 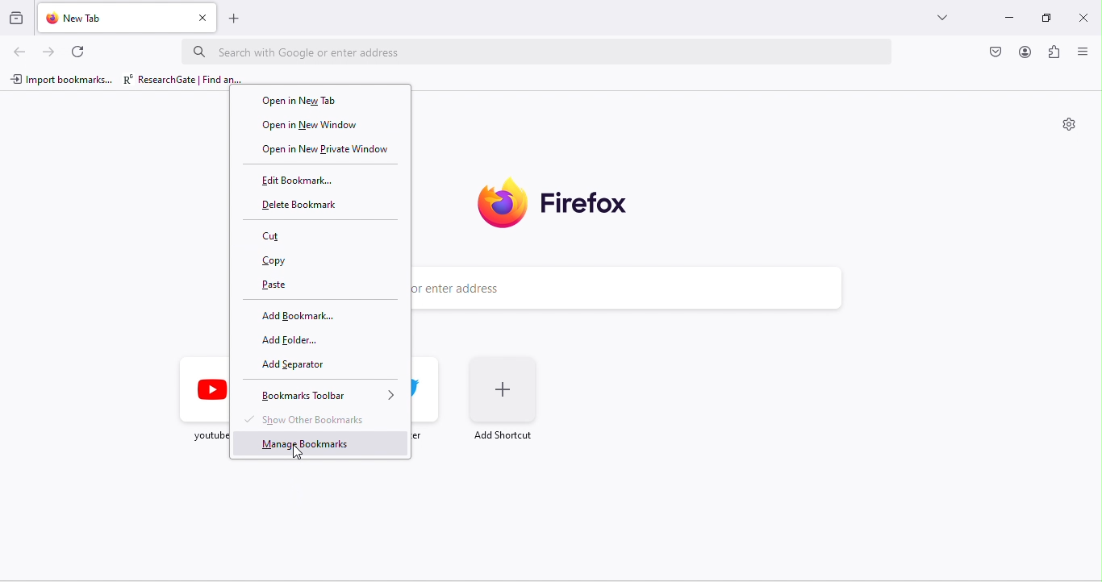 I want to click on more, so click(x=940, y=18).